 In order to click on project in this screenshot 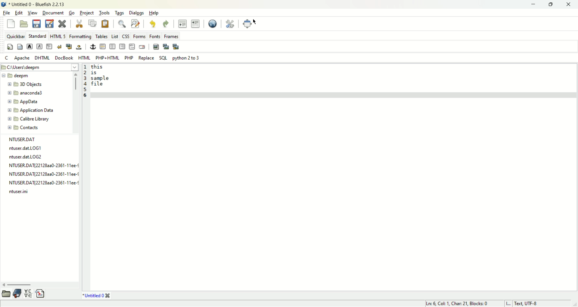, I will do `click(87, 13)`.